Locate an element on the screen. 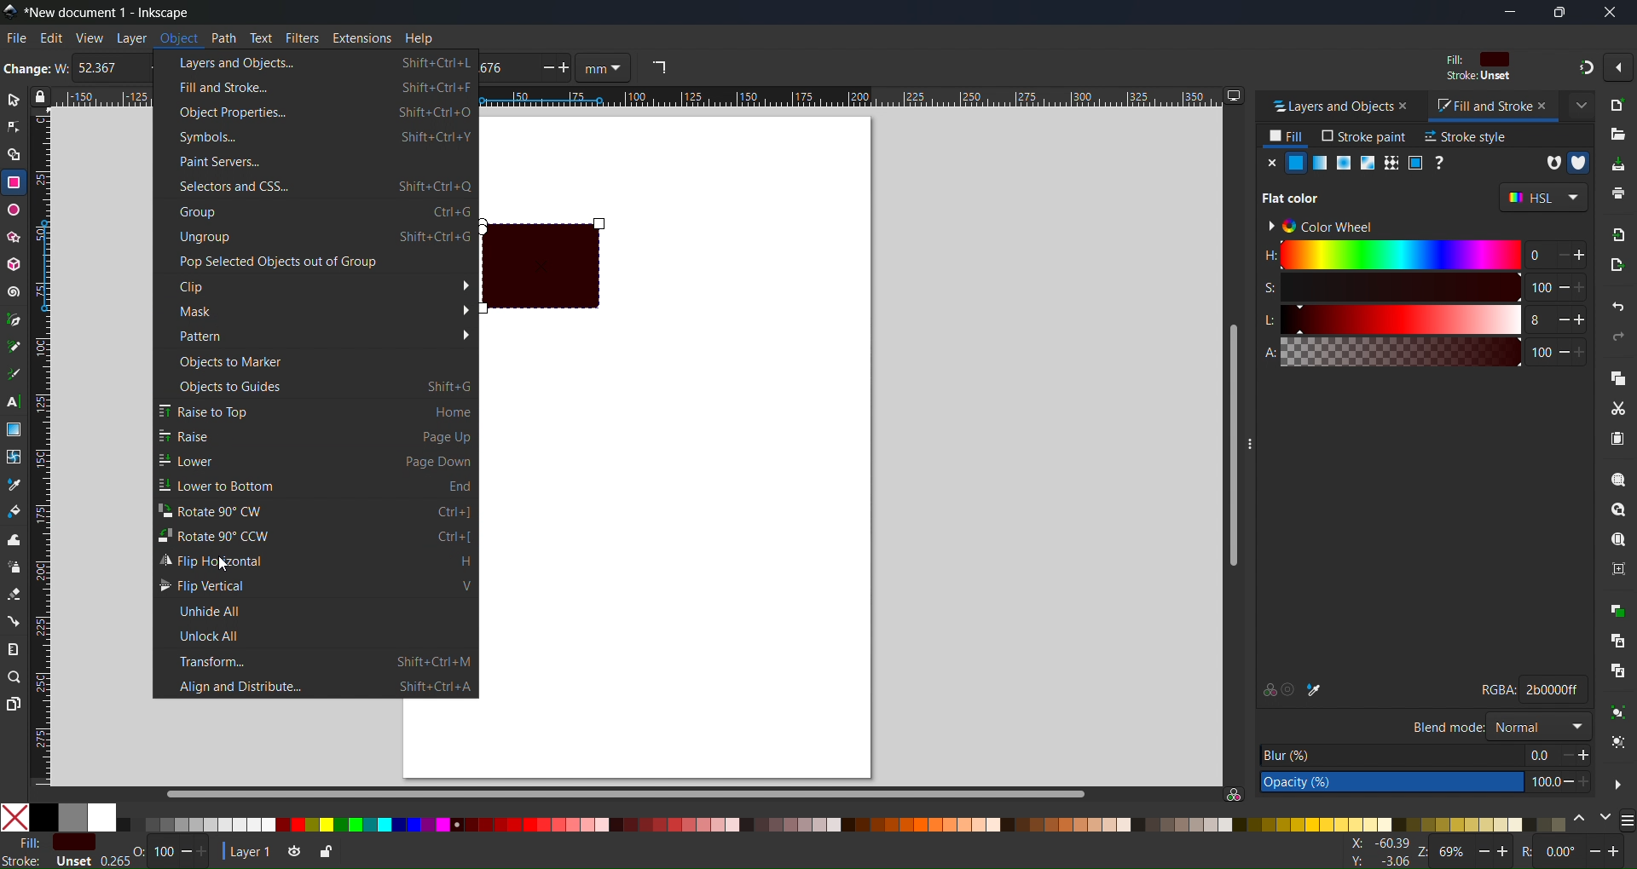 This screenshot has height=869, width=1637. Duplicate is located at coordinates (1618, 611).